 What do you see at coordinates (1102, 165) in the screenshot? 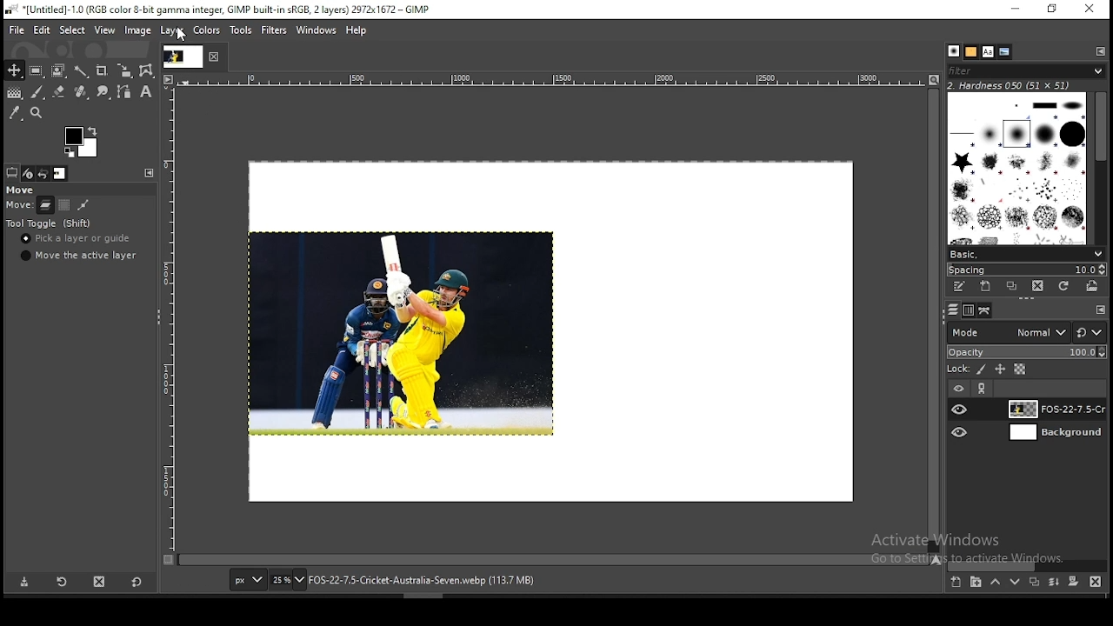
I see `Scroll bar` at bounding box center [1102, 165].